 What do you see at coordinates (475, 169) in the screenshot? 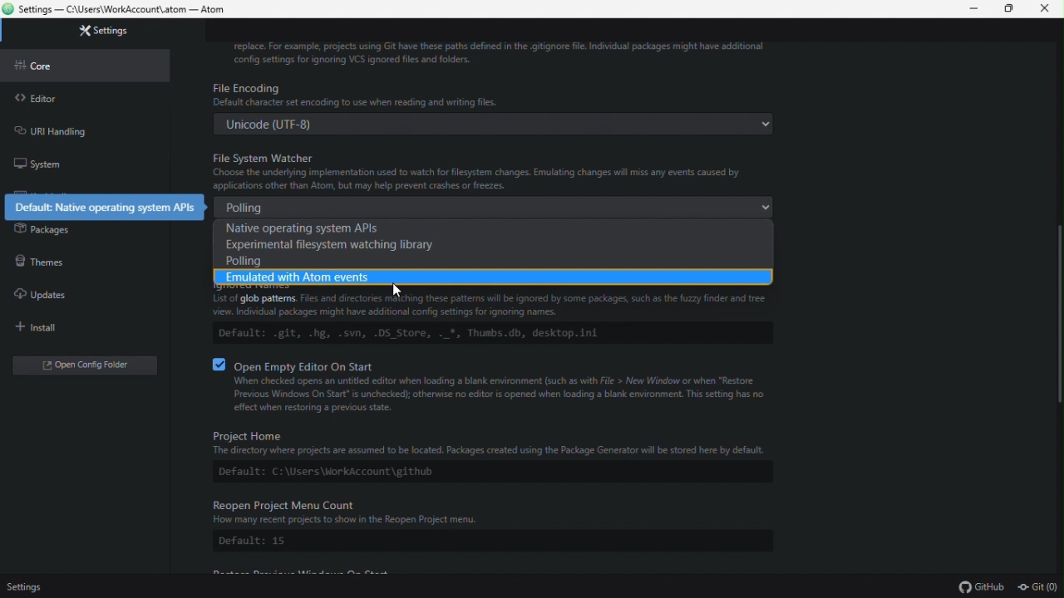
I see `File System Watcher Choose the underlying implementation used to watch for file system changes. Emulating changes will miss any events caused by applications other than Atom, but may help prevent crashes or freezes.` at bounding box center [475, 169].